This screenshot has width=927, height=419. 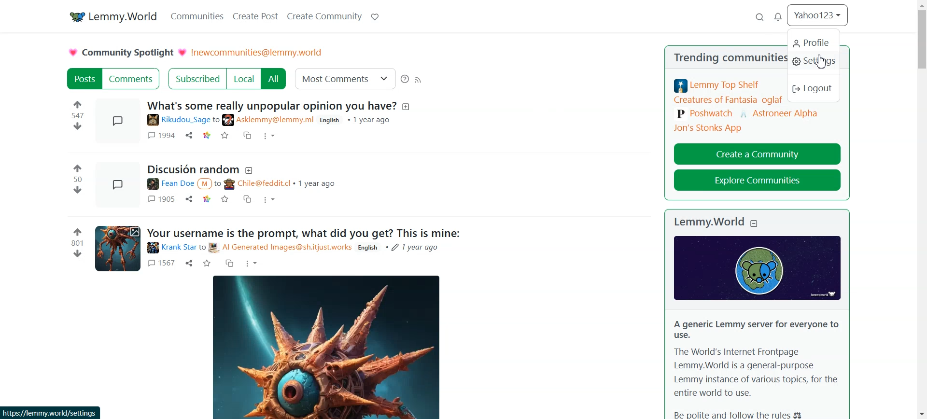 I want to click on 1 year ago, so click(x=317, y=183).